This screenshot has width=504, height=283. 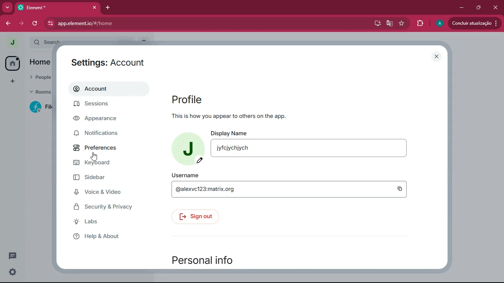 What do you see at coordinates (14, 272) in the screenshot?
I see `settings` at bounding box center [14, 272].